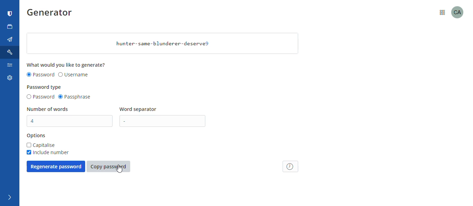 This screenshot has width=473, height=206. What do you see at coordinates (36, 136) in the screenshot?
I see `options` at bounding box center [36, 136].